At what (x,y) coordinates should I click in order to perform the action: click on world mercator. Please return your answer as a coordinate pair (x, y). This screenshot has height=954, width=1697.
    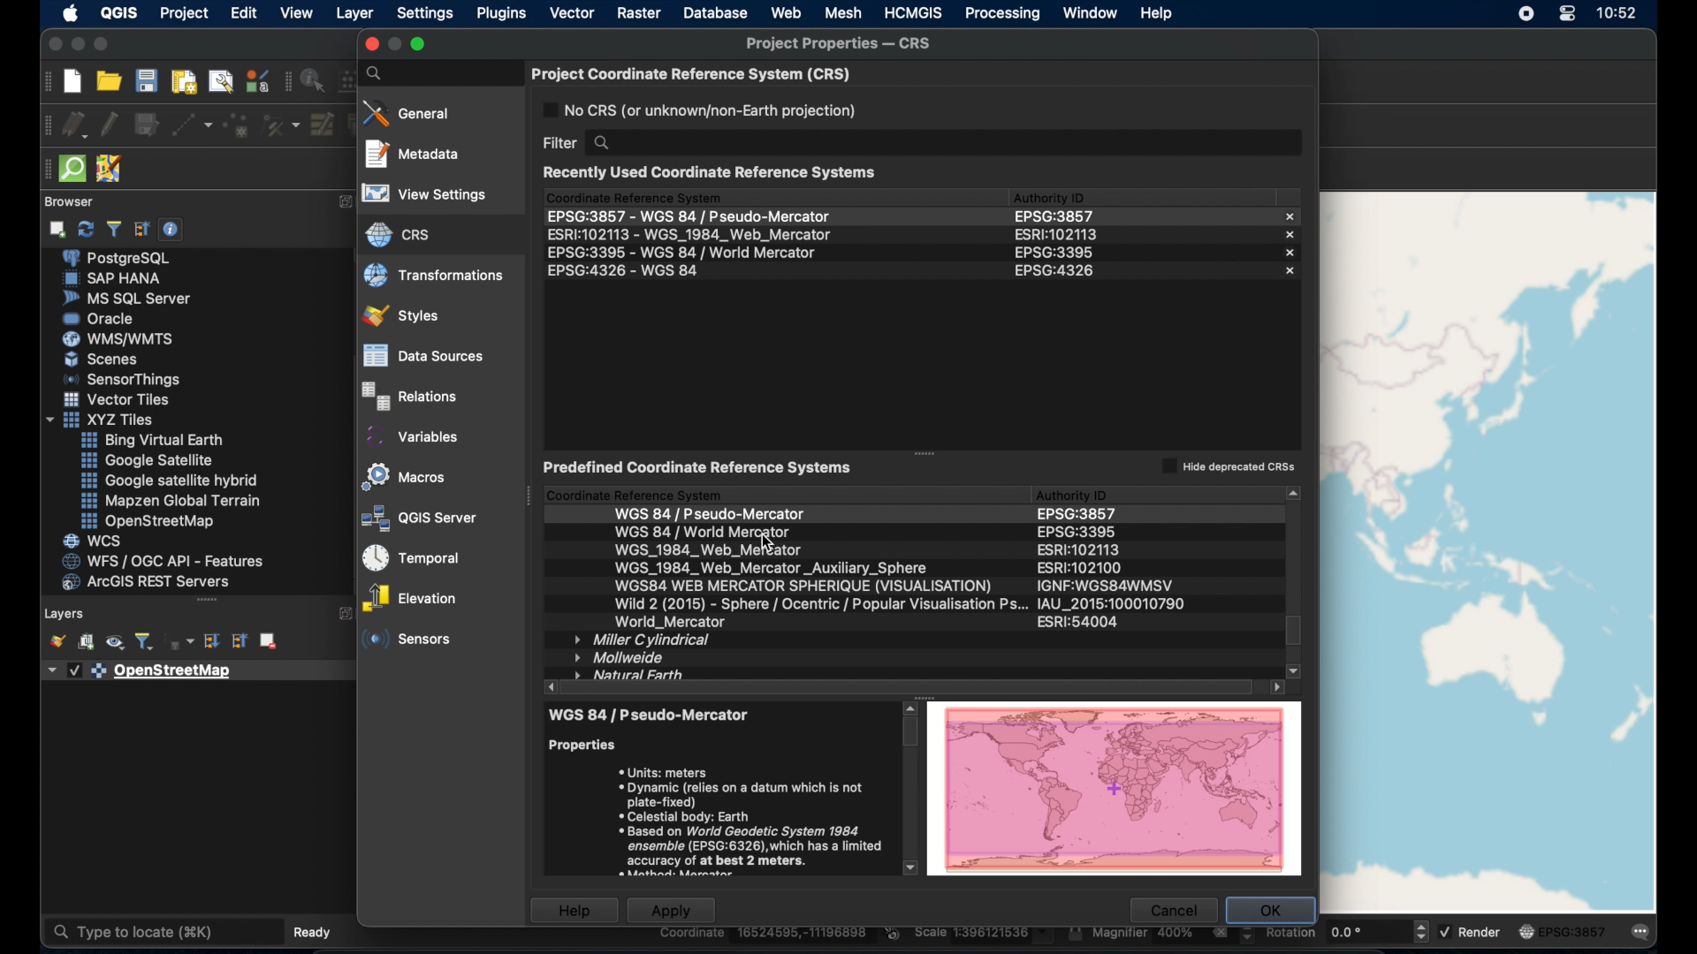
    Looking at the image, I should click on (669, 623).